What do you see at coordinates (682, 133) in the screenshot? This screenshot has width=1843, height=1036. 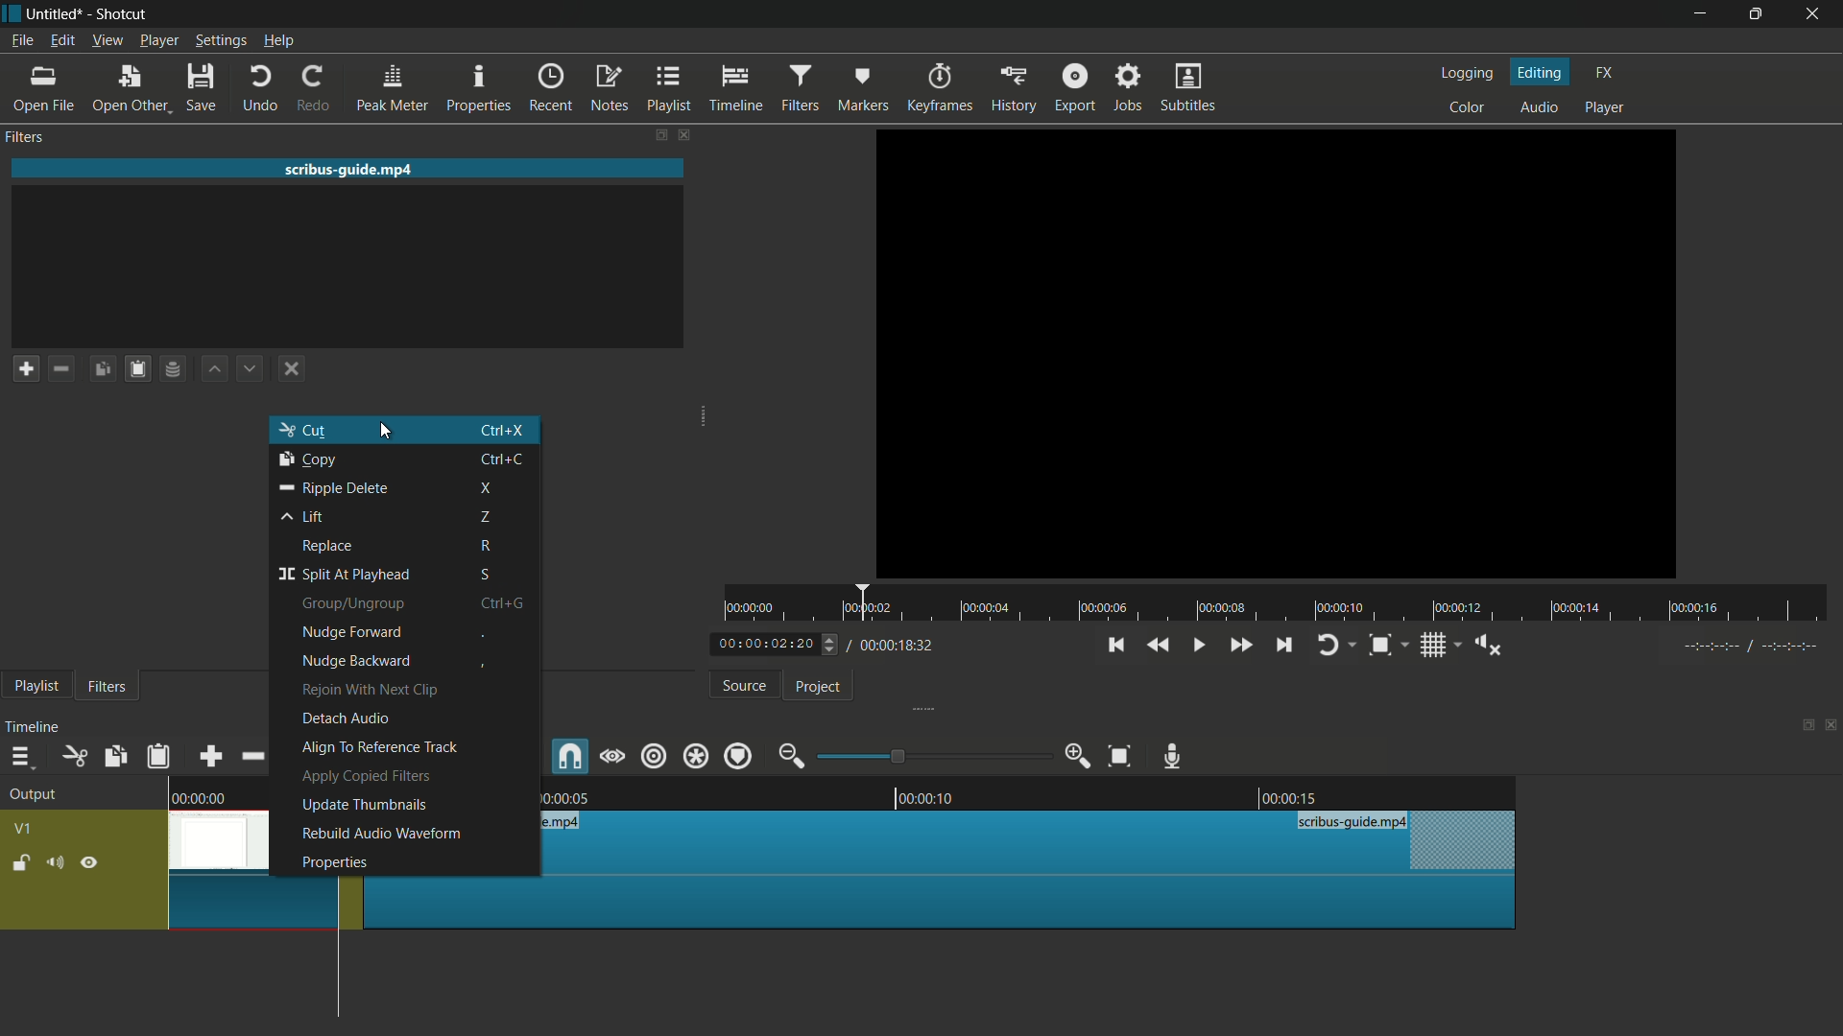 I see `close filters` at bounding box center [682, 133].